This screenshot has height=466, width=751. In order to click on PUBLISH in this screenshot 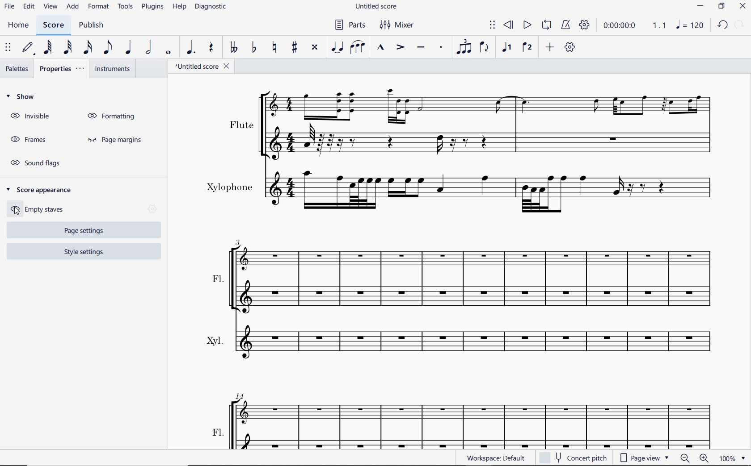, I will do `click(92, 25)`.